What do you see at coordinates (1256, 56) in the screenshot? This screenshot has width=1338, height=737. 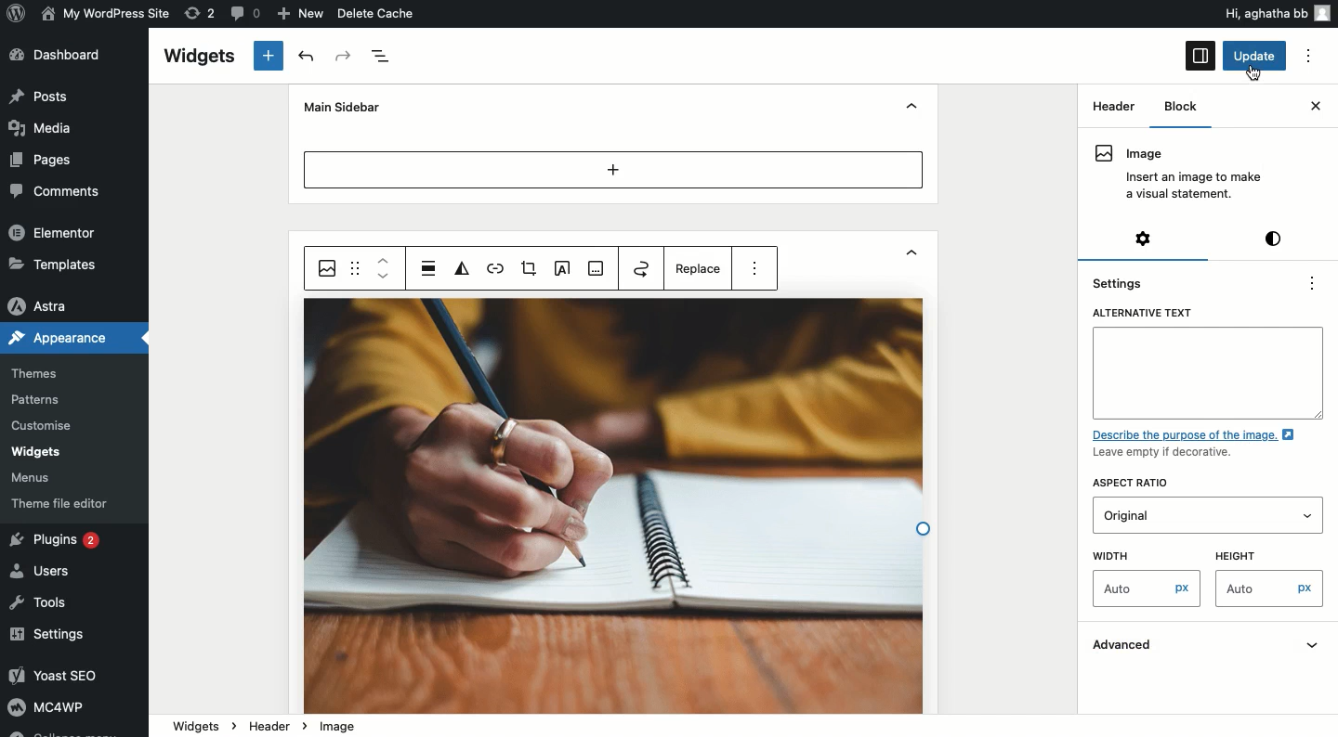 I see `Update` at bounding box center [1256, 56].